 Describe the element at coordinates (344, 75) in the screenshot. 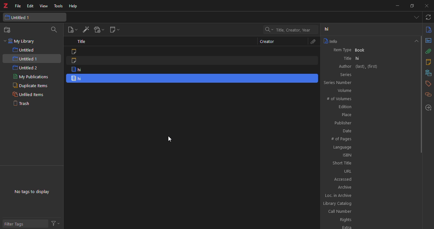

I see `series` at that location.